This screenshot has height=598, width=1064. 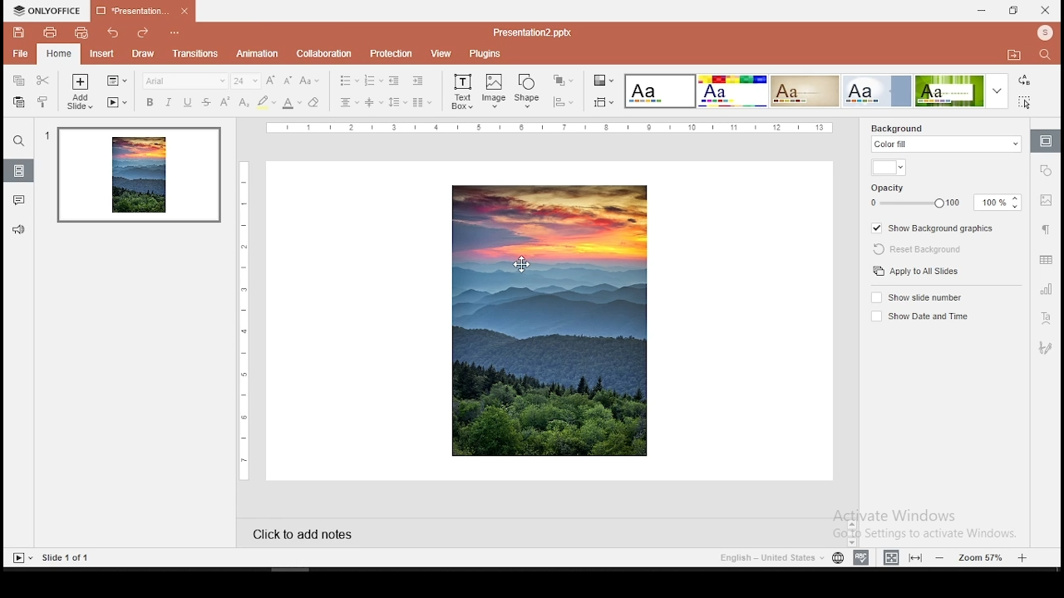 What do you see at coordinates (1045, 200) in the screenshot?
I see `image settings` at bounding box center [1045, 200].